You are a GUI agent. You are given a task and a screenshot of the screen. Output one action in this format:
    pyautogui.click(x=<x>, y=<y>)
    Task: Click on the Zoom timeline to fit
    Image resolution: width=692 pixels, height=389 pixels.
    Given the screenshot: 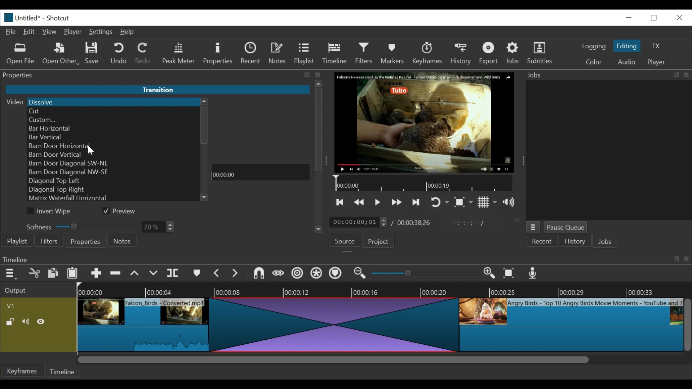 What is the action you would take?
    pyautogui.click(x=511, y=274)
    